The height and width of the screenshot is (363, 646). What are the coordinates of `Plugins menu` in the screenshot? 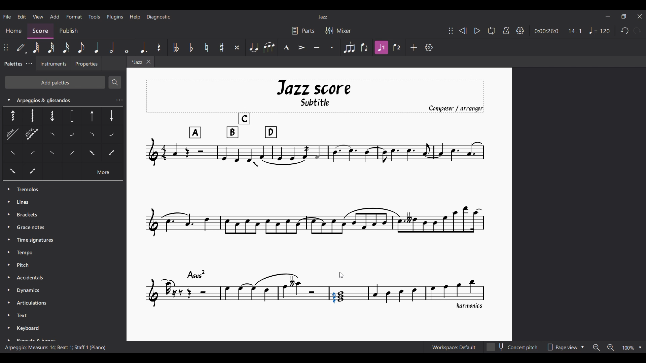 It's located at (115, 17).